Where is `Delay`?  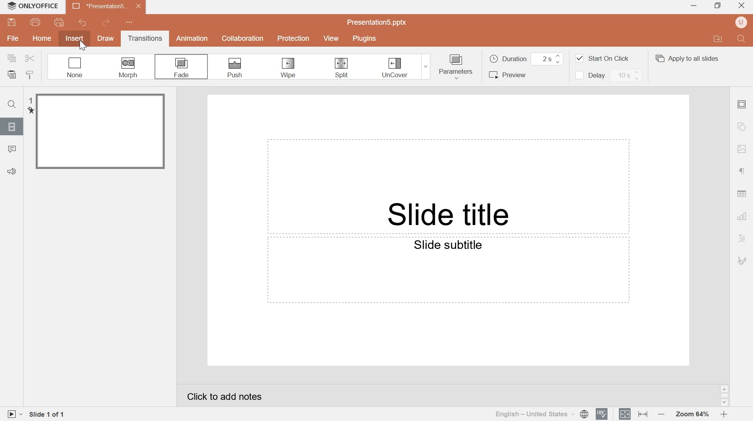 Delay is located at coordinates (607, 75).